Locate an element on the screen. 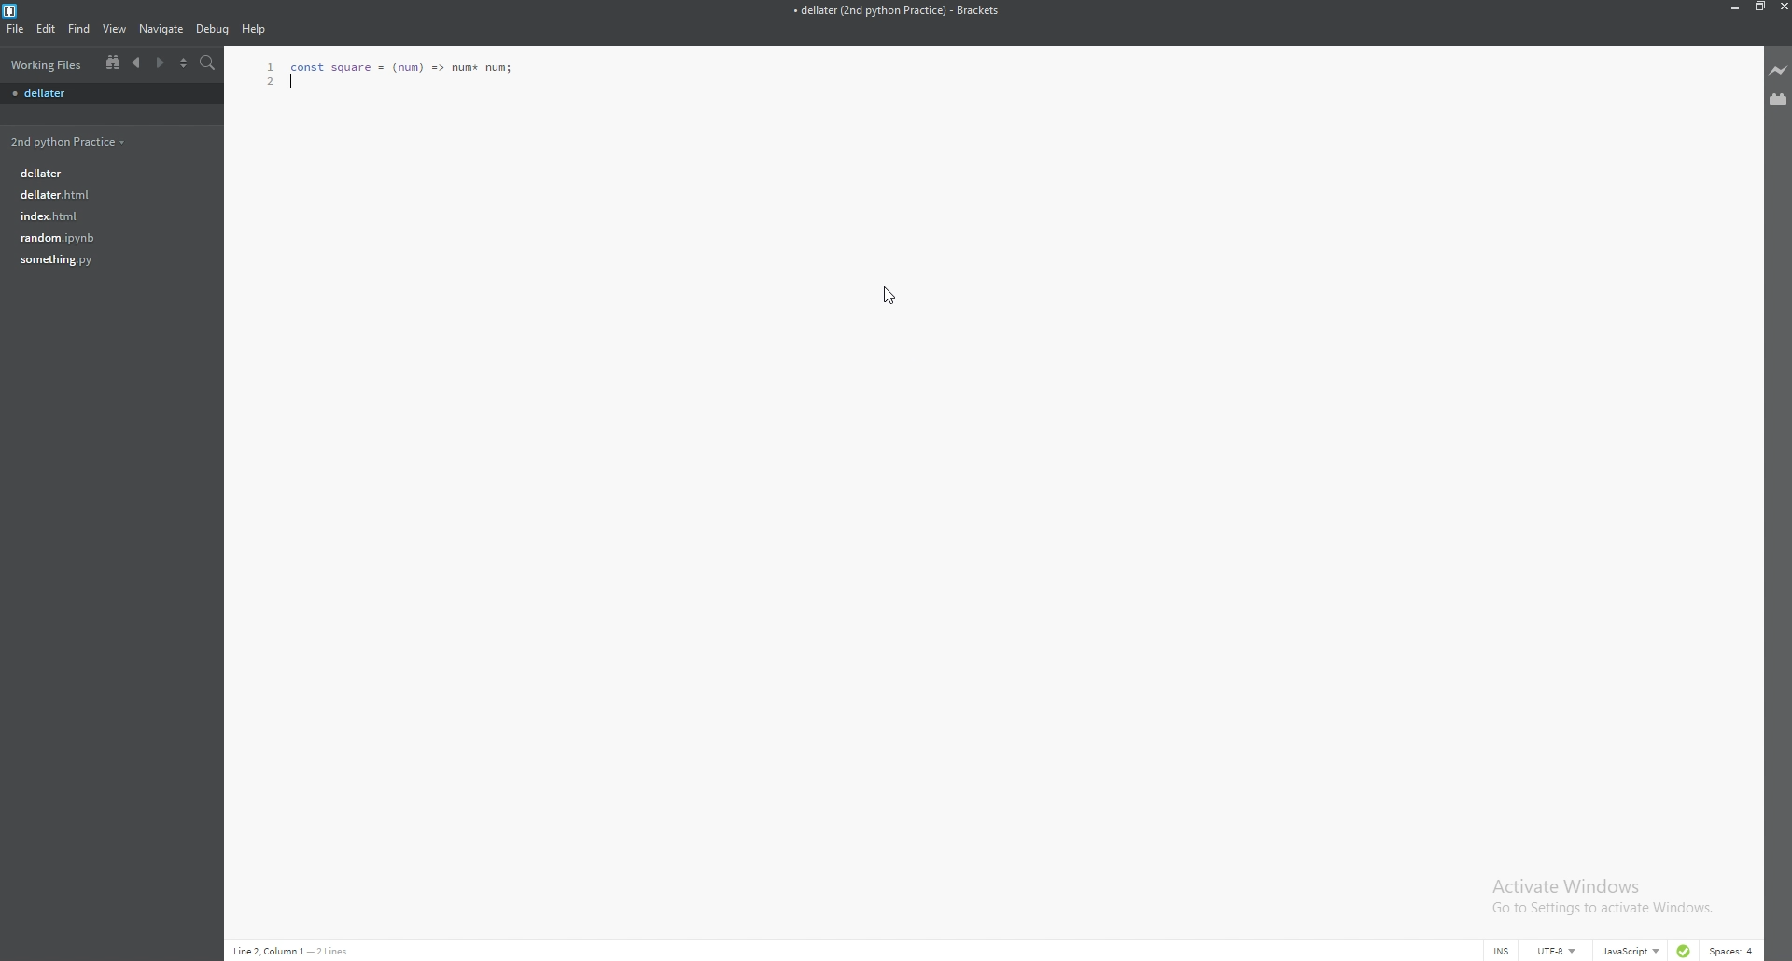 This screenshot has height=961, width=1792. Function code is located at coordinates (399, 66).